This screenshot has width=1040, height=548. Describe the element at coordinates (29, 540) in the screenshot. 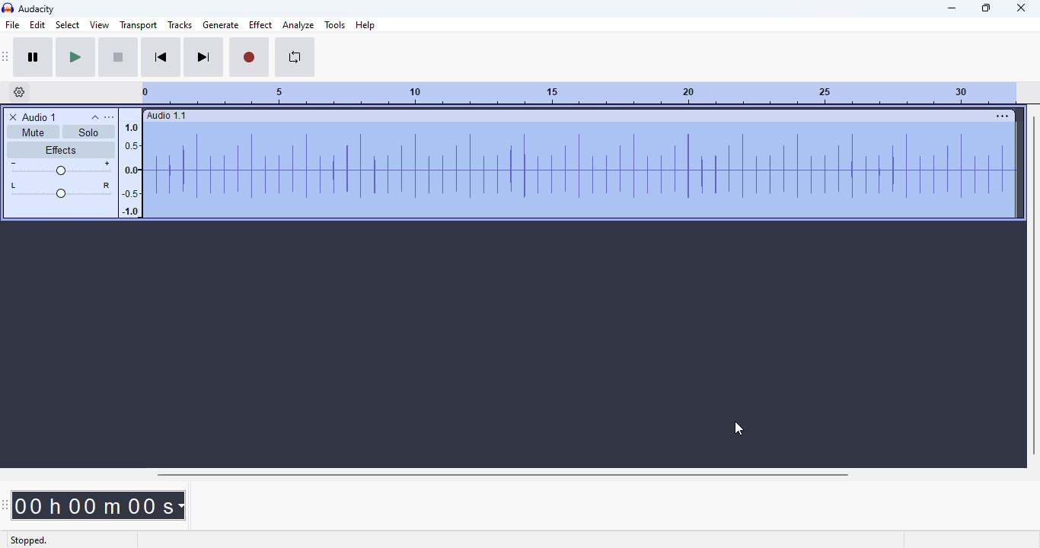

I see `stopped` at that location.